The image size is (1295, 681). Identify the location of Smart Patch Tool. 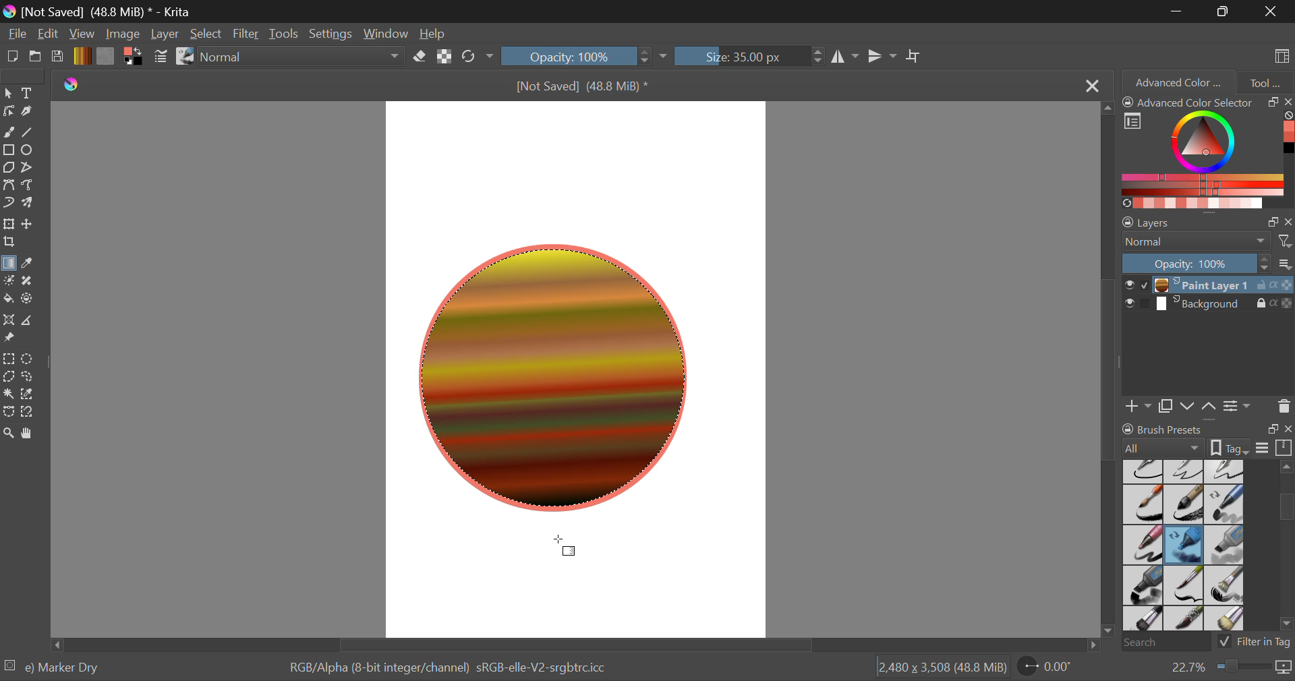
(30, 282).